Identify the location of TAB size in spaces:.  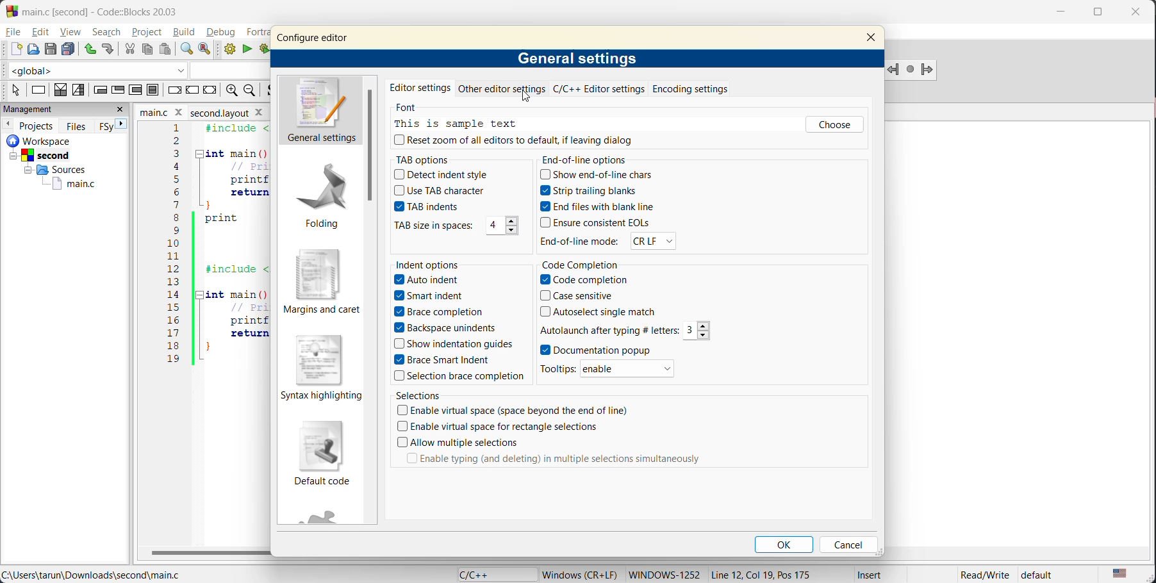
(431, 226).